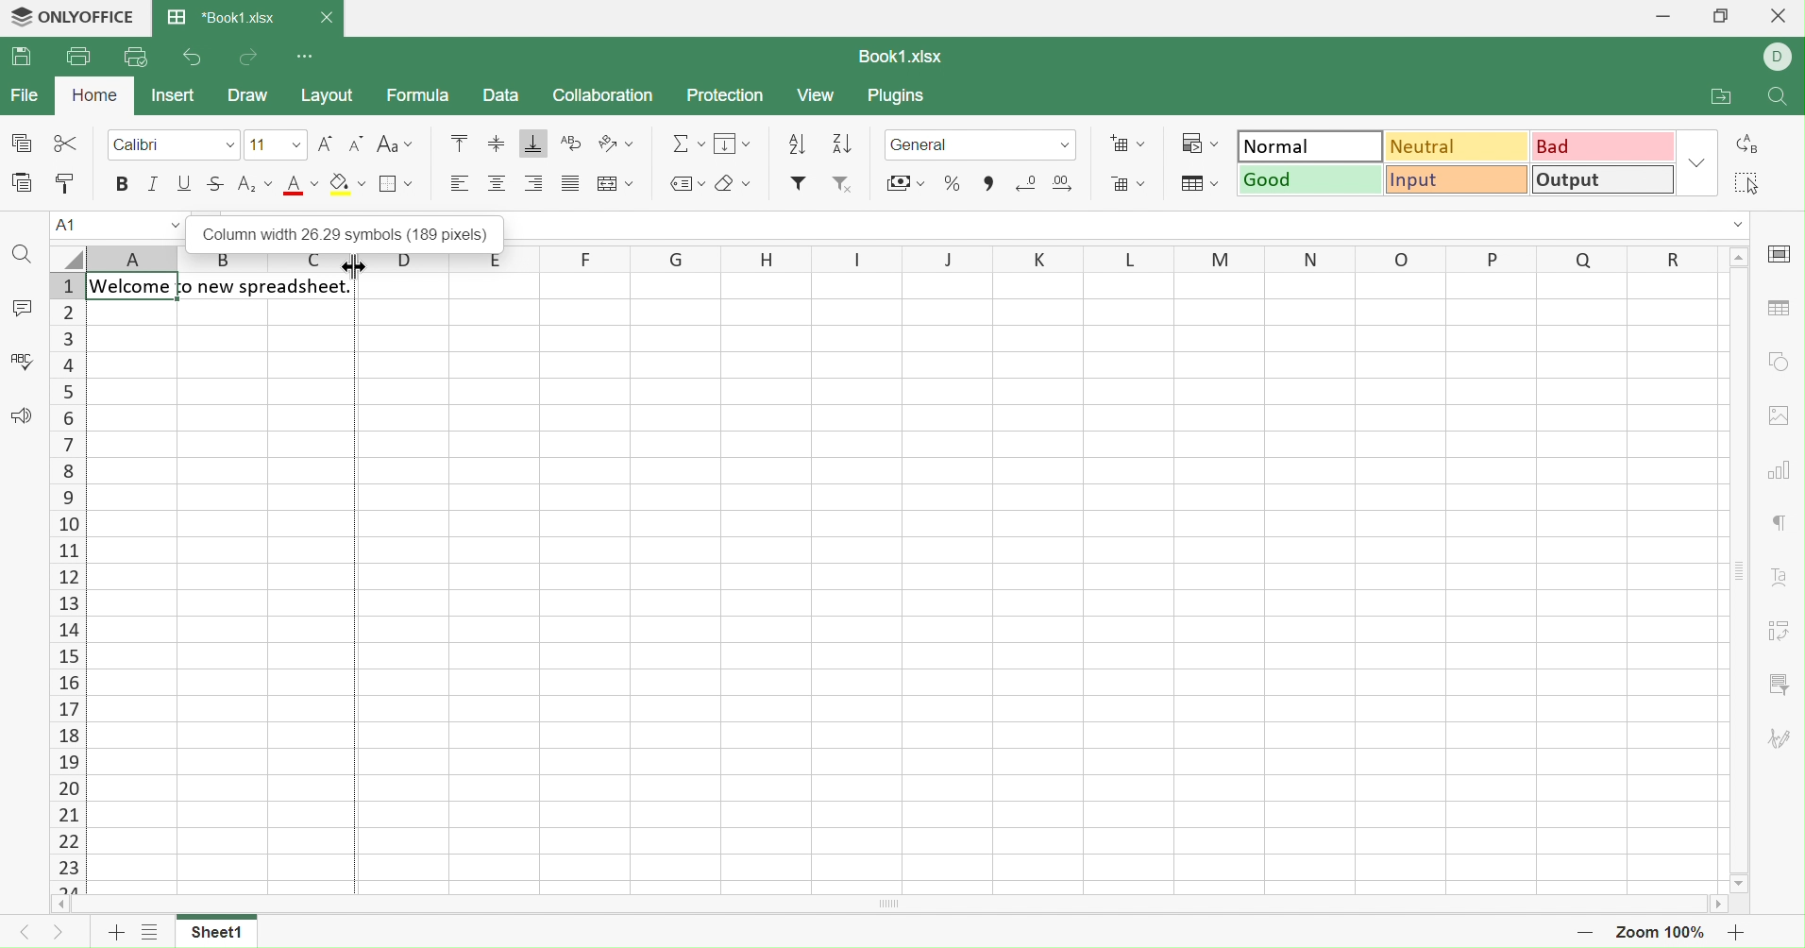 This screenshot has width=1805, height=948. Describe the element at coordinates (149, 935) in the screenshot. I see `List of sheets` at that location.